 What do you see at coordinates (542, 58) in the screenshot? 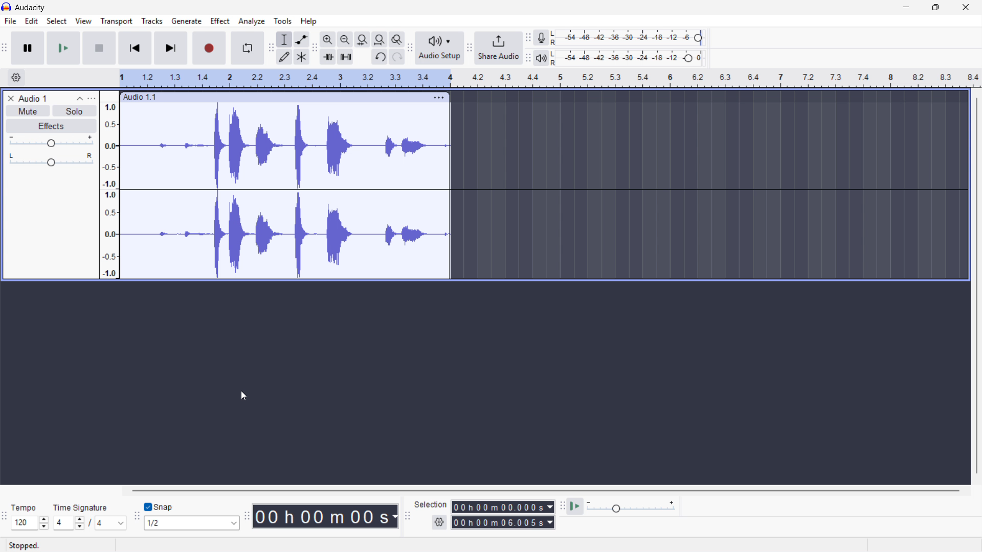
I see `Playback metre` at bounding box center [542, 58].